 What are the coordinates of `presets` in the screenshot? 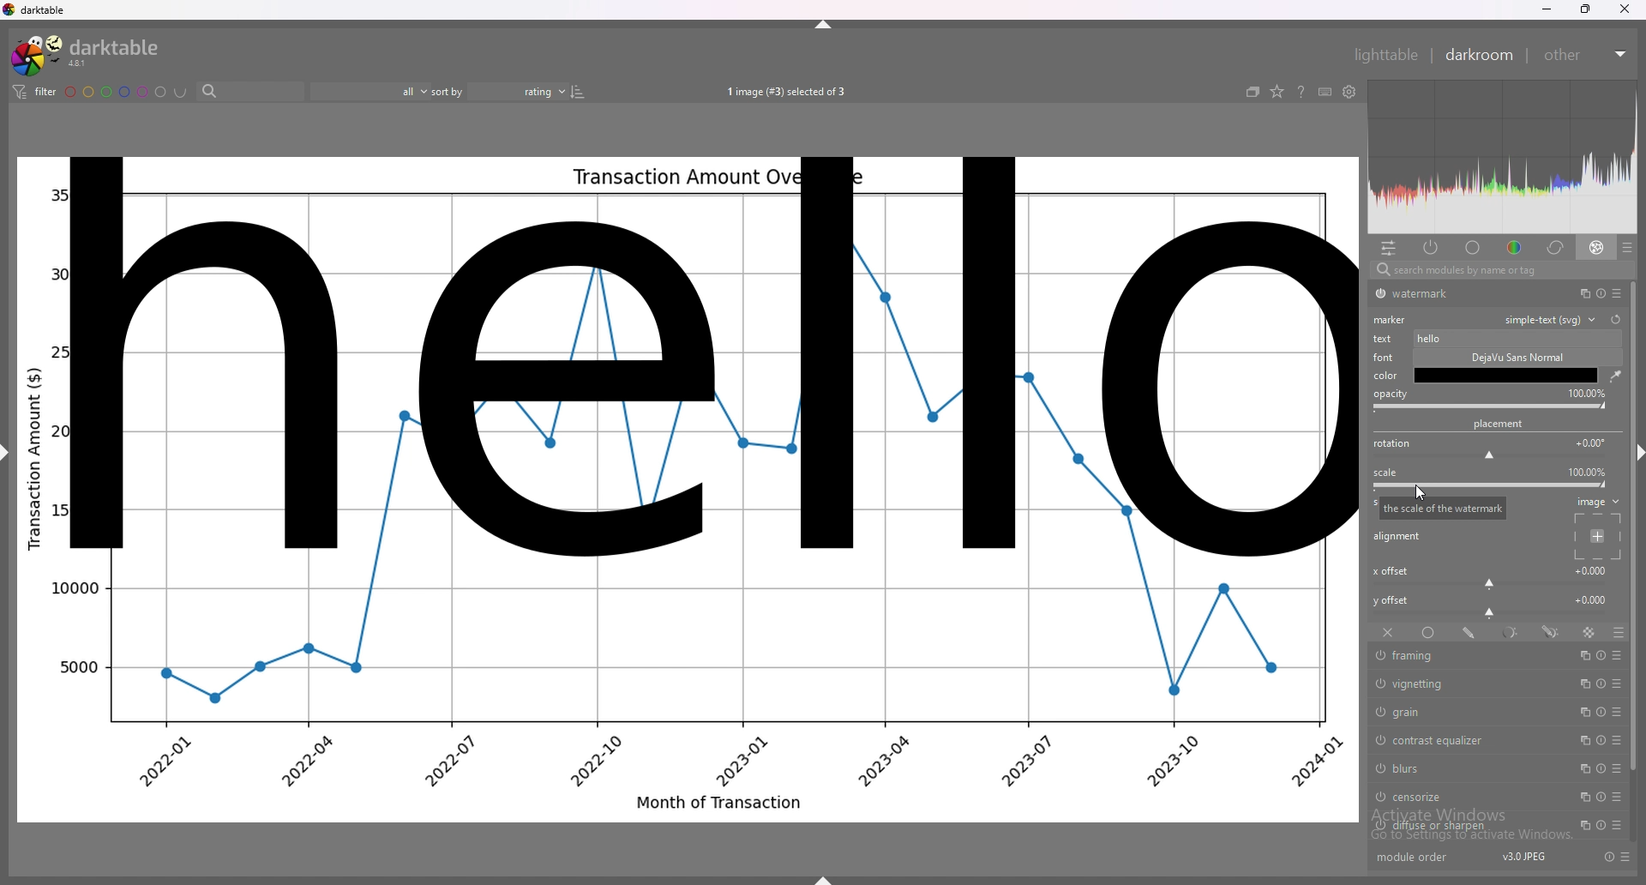 It's located at (1619, 769).